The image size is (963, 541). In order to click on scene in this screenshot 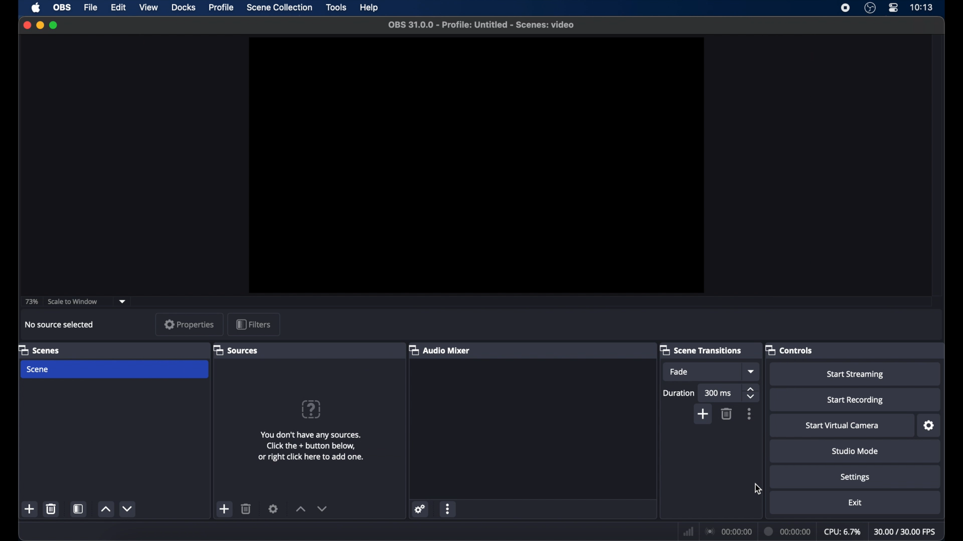, I will do `click(39, 370)`.